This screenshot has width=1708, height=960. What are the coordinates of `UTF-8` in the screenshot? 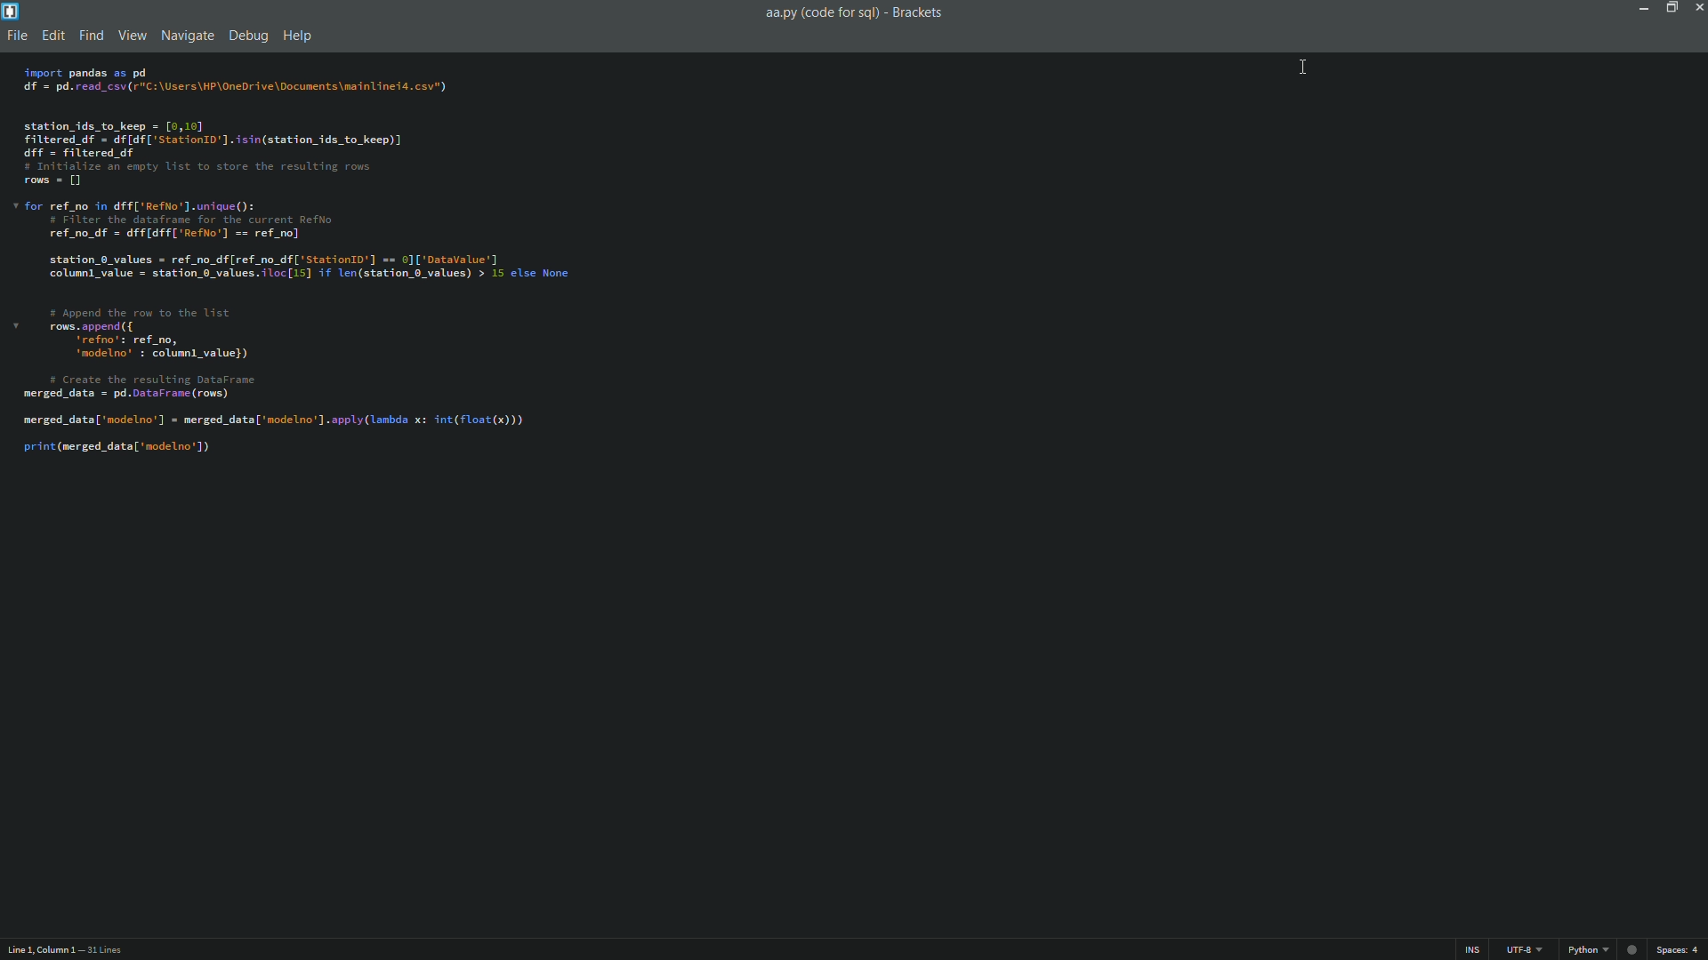 It's located at (1524, 949).